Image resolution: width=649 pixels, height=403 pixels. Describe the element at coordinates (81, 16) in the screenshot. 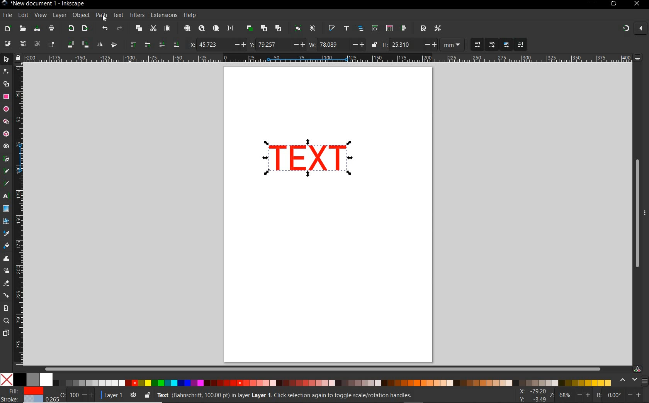

I see `OBJECT` at that location.